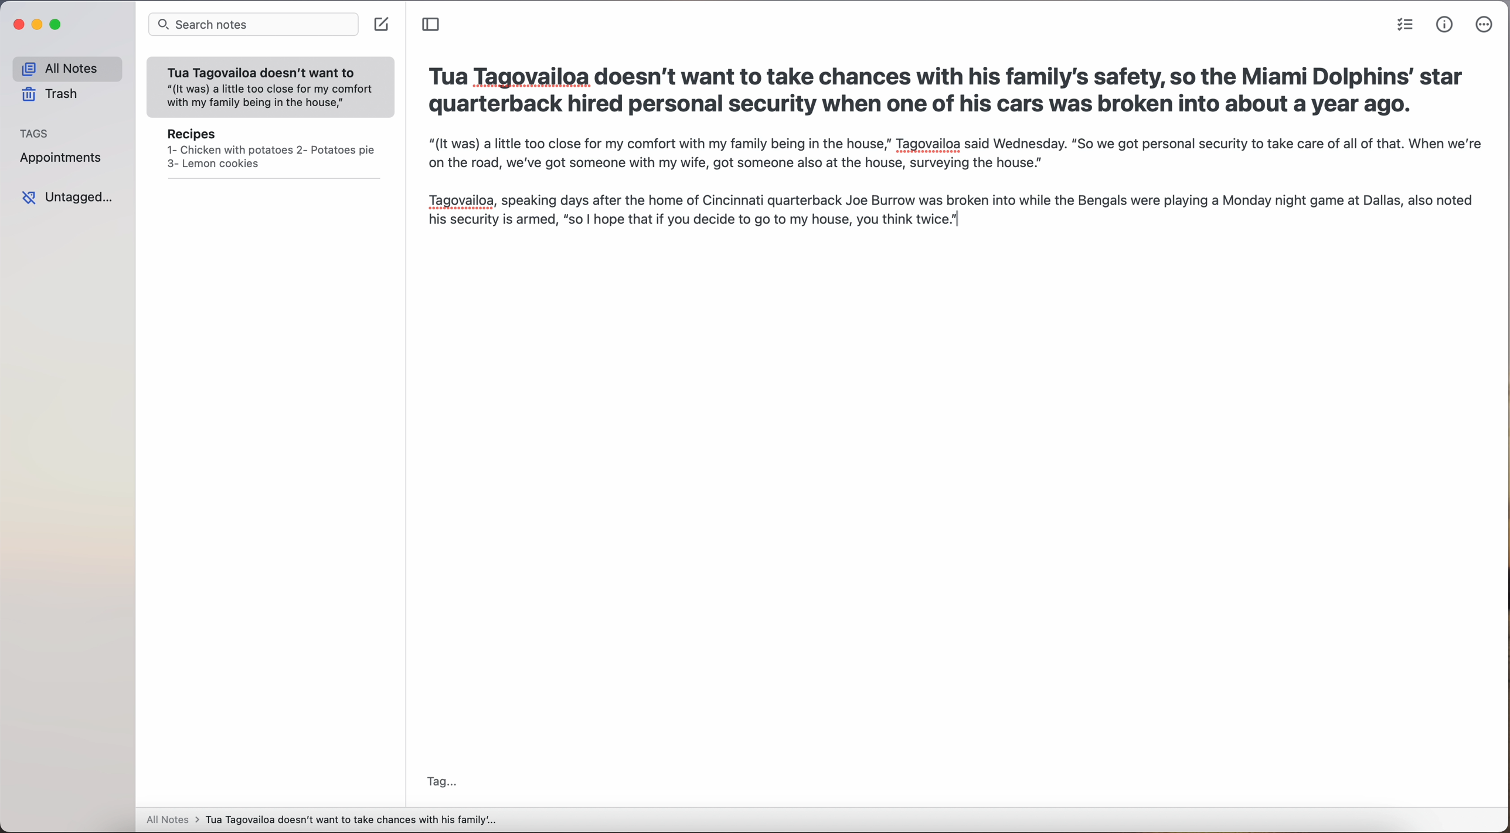  What do you see at coordinates (60, 159) in the screenshot?
I see `appointments` at bounding box center [60, 159].